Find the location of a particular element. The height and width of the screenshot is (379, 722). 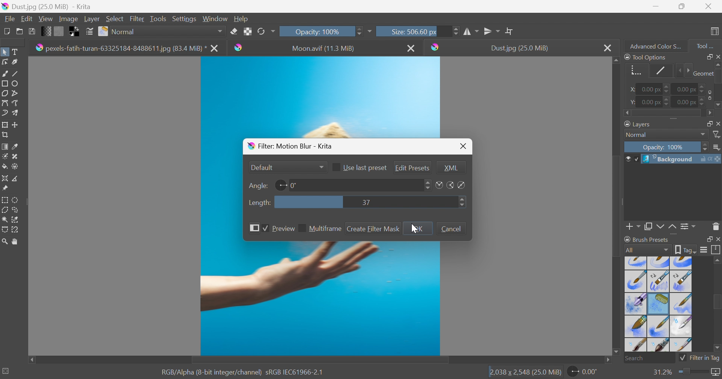

Y: is located at coordinates (631, 102).